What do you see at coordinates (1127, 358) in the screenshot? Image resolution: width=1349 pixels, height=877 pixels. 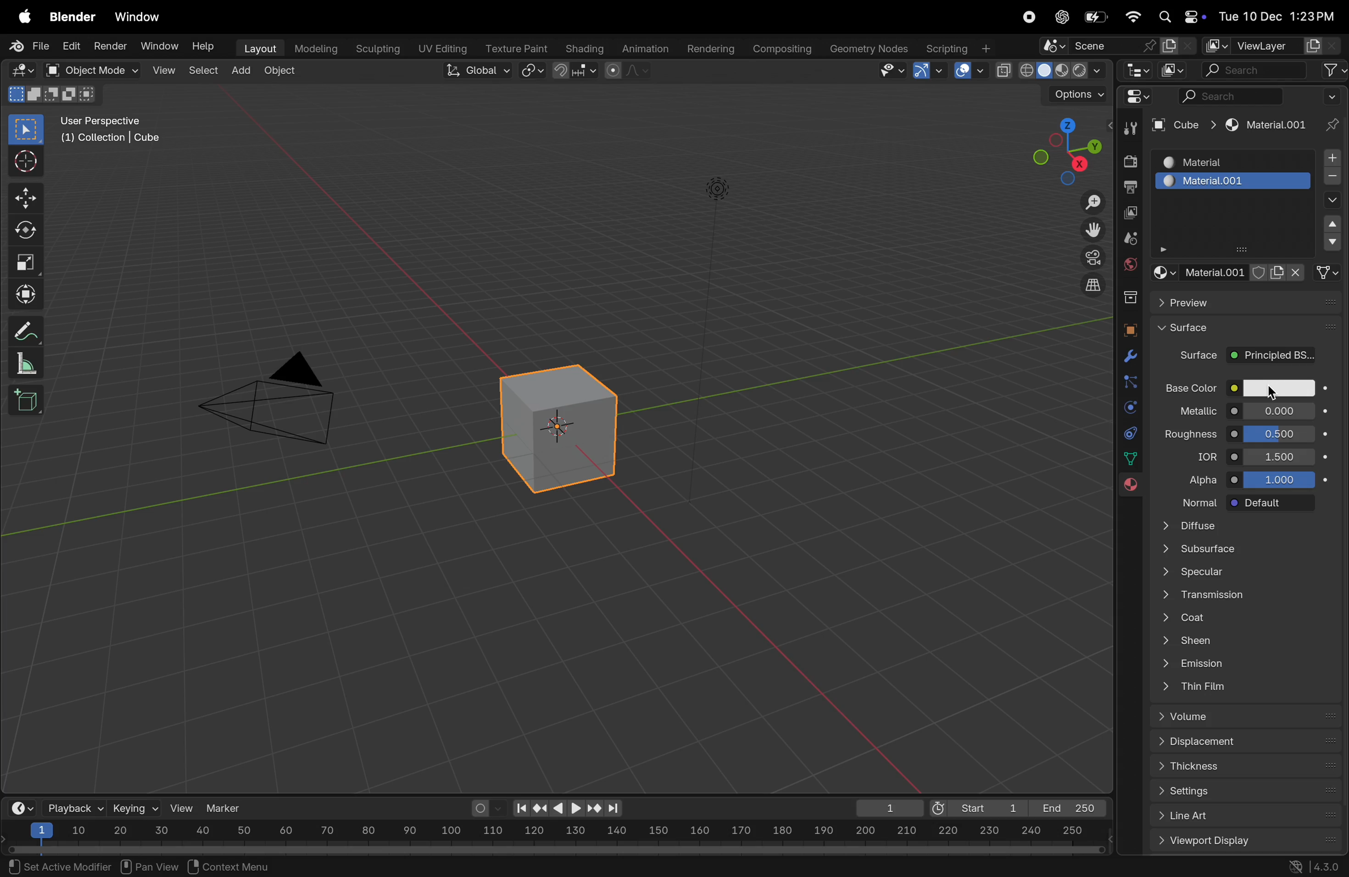 I see `modifiers` at bounding box center [1127, 358].